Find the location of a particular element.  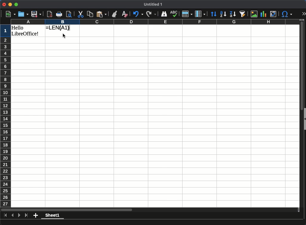

undo is located at coordinates (137, 13).